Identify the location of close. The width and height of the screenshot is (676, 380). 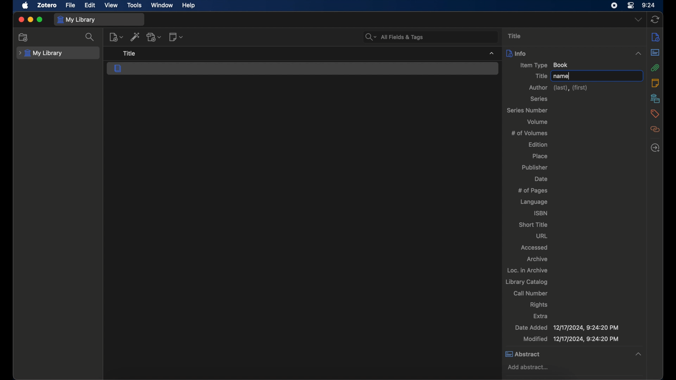
(21, 20).